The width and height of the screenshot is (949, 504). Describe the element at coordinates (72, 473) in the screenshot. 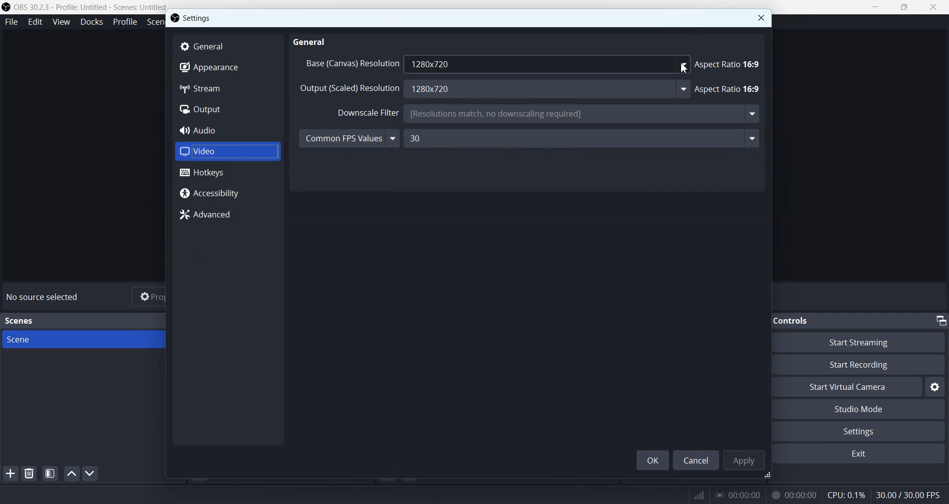

I see `Move scene up` at that location.